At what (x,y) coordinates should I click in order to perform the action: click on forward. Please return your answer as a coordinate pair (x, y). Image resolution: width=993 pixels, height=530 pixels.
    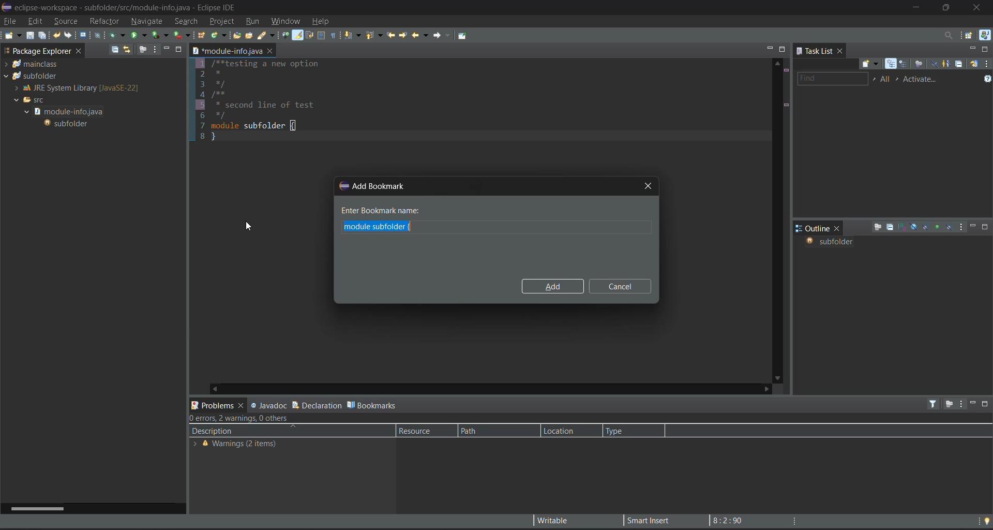
    Looking at the image, I should click on (440, 35).